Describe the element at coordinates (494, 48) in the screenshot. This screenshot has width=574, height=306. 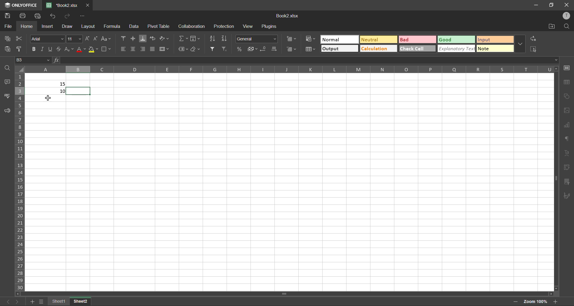
I see `note` at that location.